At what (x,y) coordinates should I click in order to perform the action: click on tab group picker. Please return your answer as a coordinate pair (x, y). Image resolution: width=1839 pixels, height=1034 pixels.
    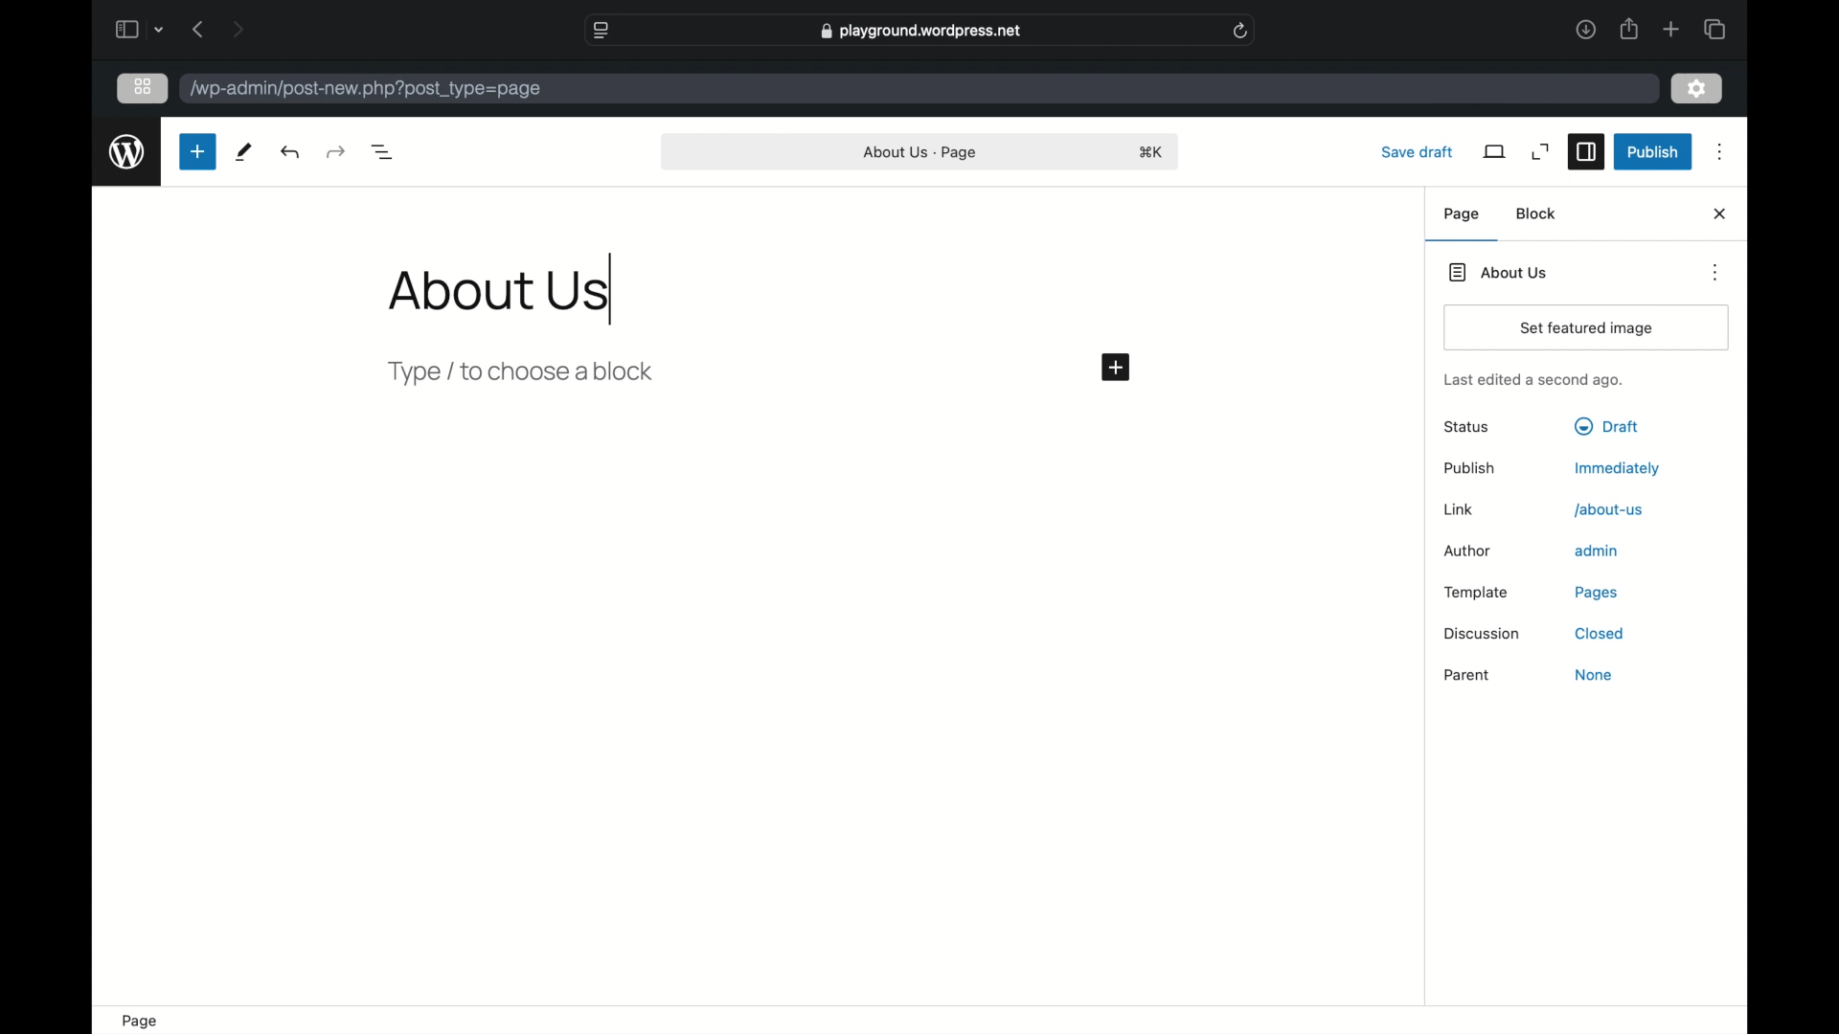
    Looking at the image, I should click on (159, 31).